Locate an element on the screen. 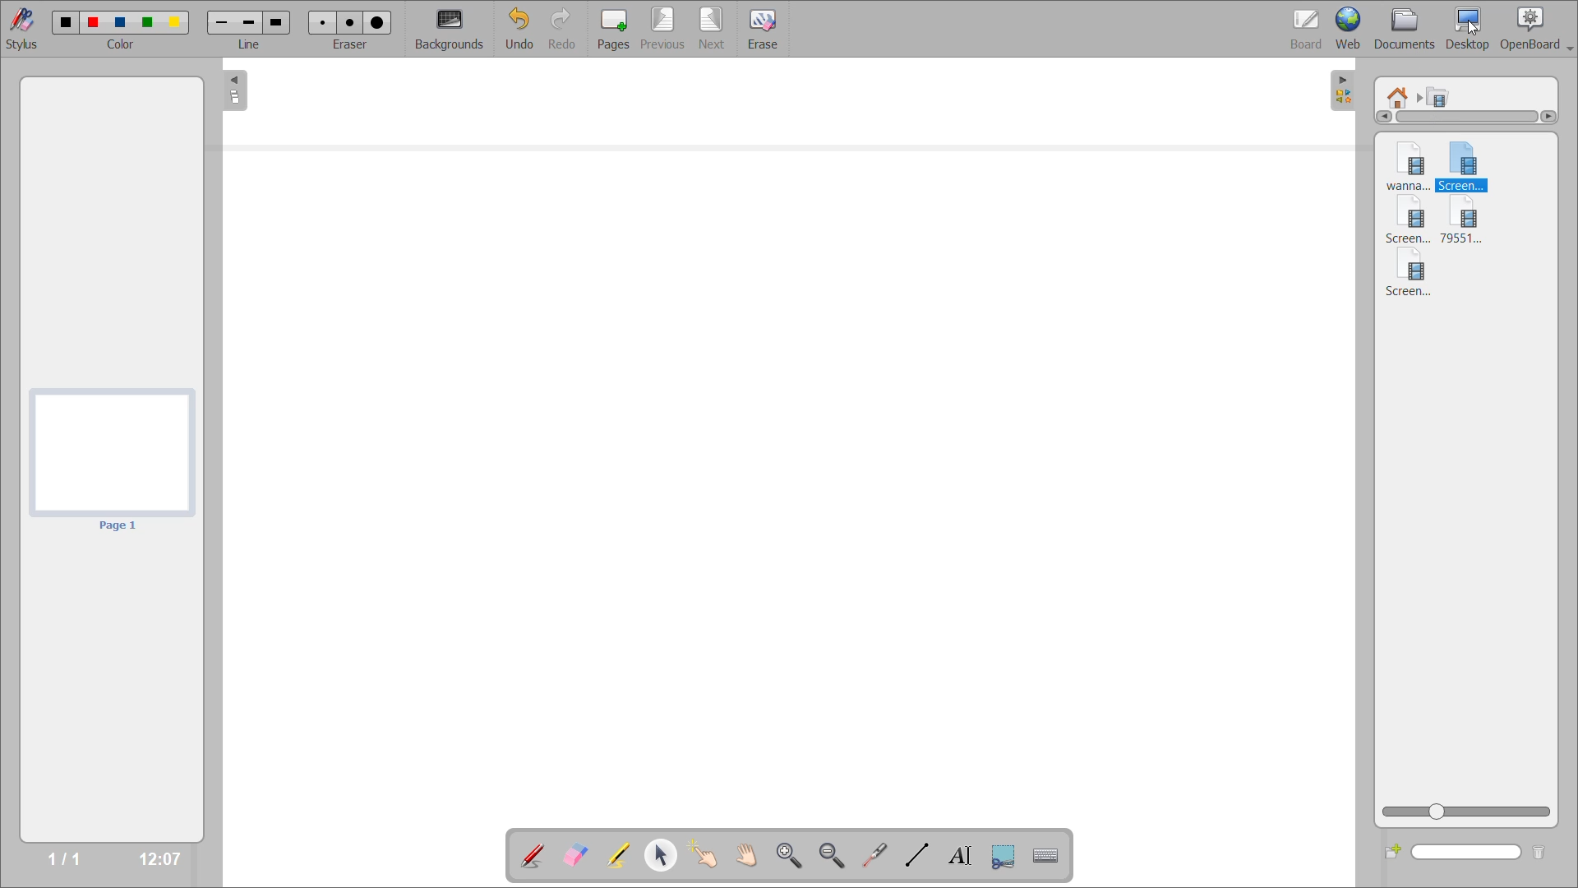 The height and width of the screenshot is (888, 1578). create new folder is located at coordinates (1393, 853).